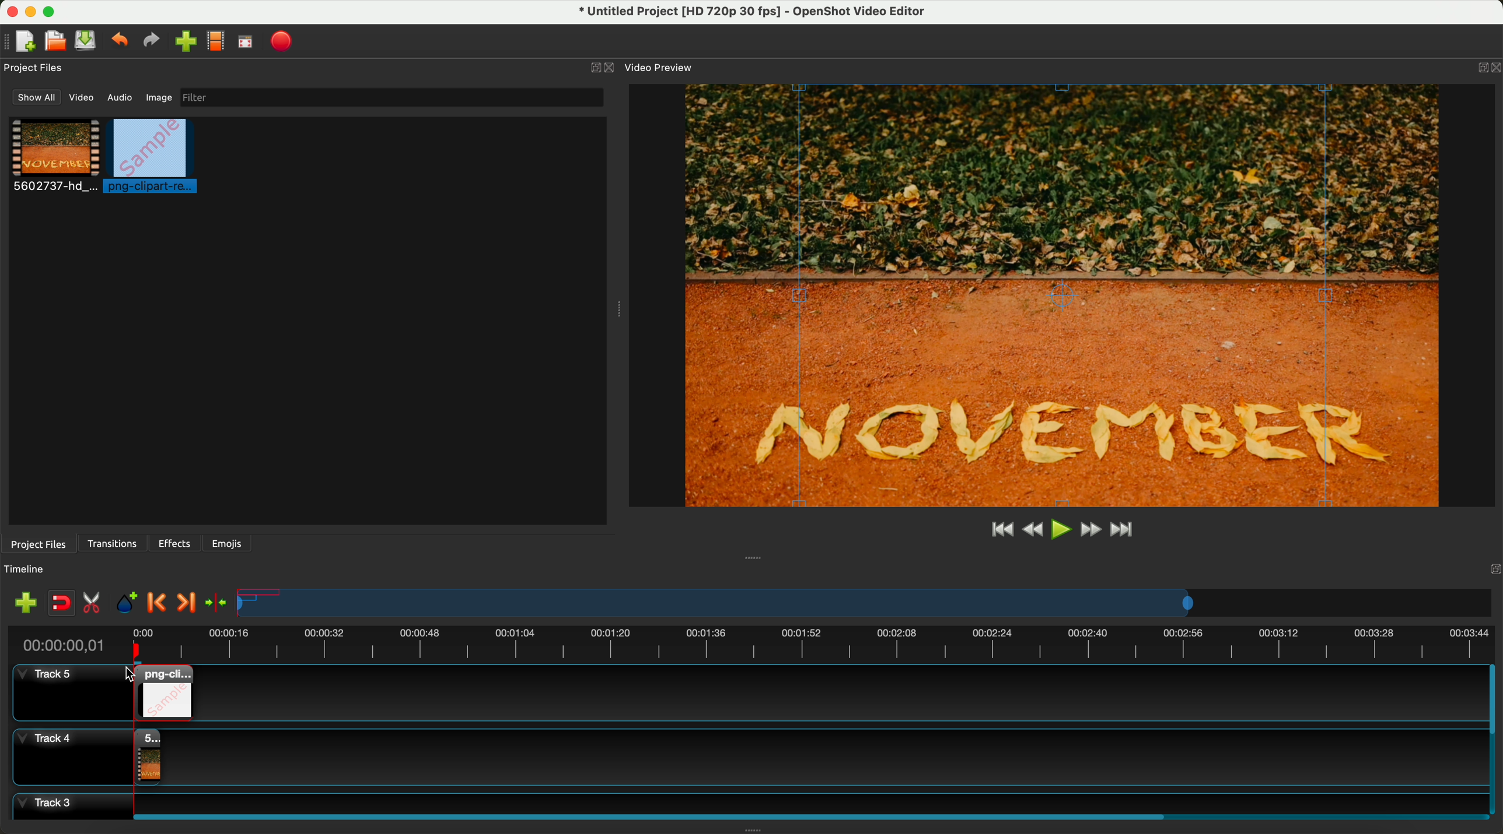 This screenshot has width=1503, height=834. I want to click on file name, so click(745, 13).